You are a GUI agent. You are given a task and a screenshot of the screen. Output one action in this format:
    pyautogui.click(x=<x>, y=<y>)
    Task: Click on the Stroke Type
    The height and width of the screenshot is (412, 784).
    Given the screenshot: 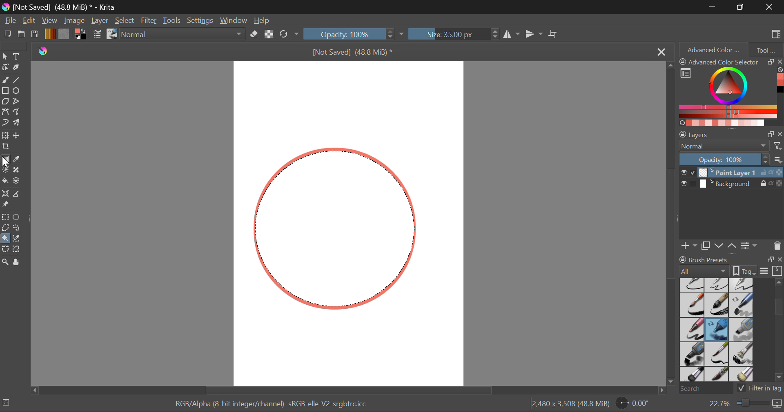 What is the action you would take?
    pyautogui.click(x=111, y=35)
    